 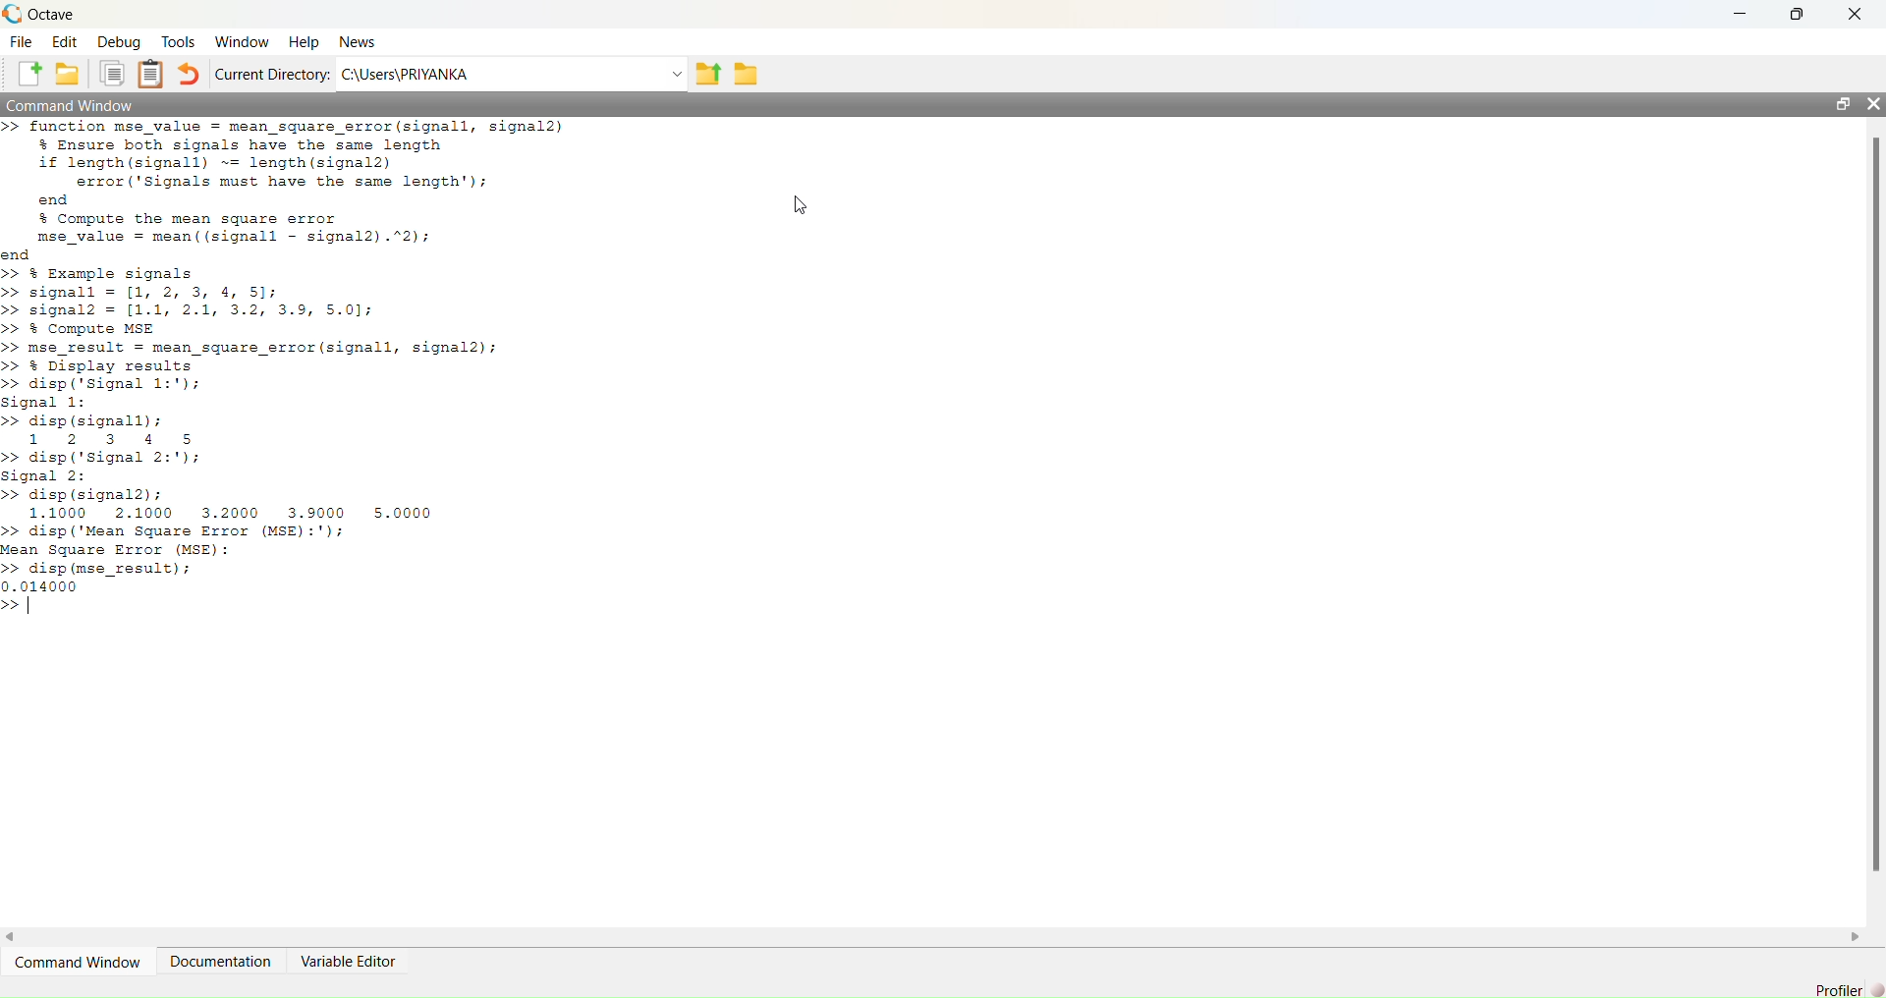 I want to click on maximise, so click(x=1800, y=14).